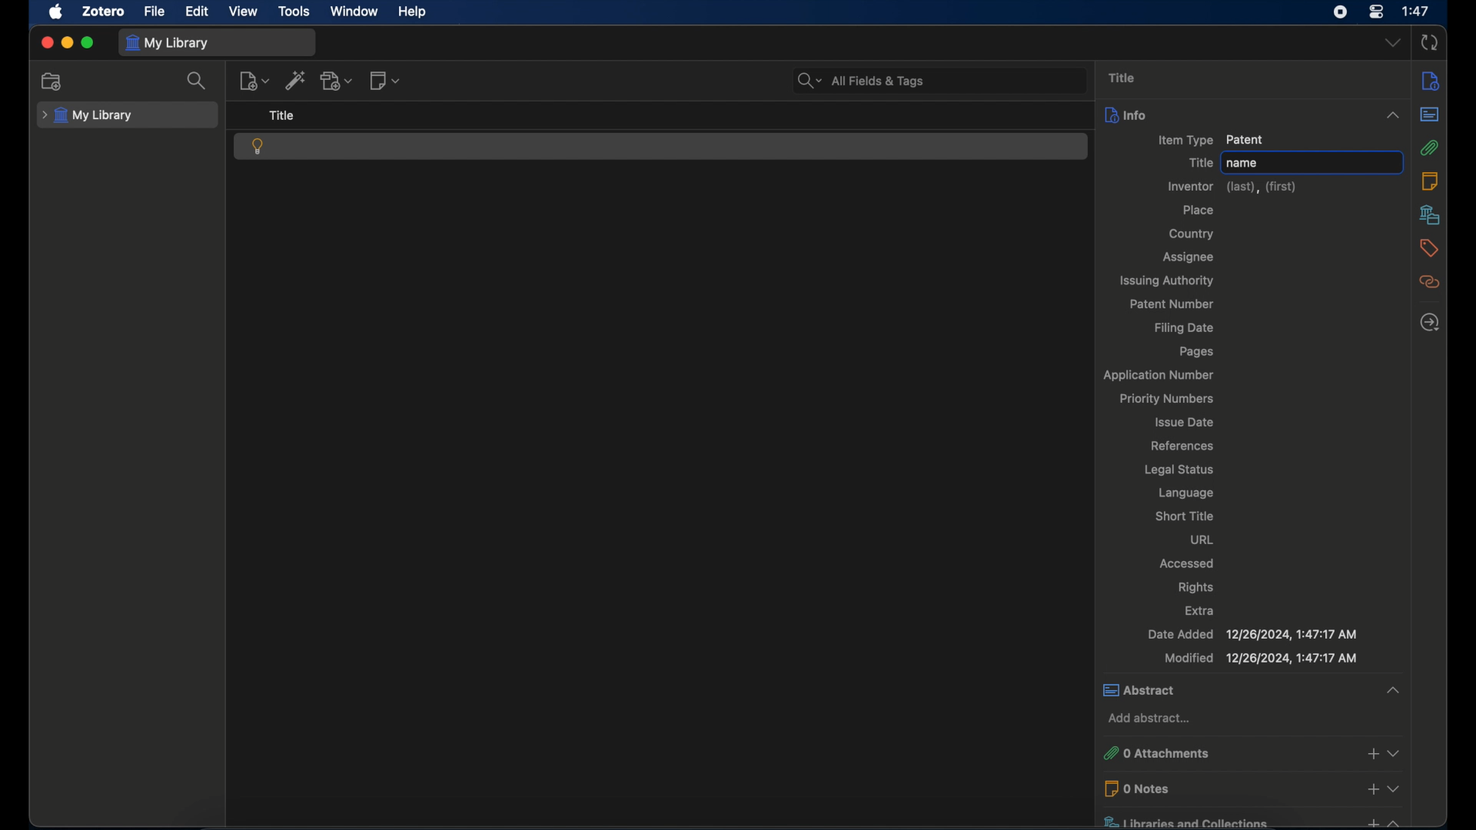 Image resolution: width=1476 pixels, height=830 pixels. What do you see at coordinates (1311, 162) in the screenshot?
I see `name` at bounding box center [1311, 162].